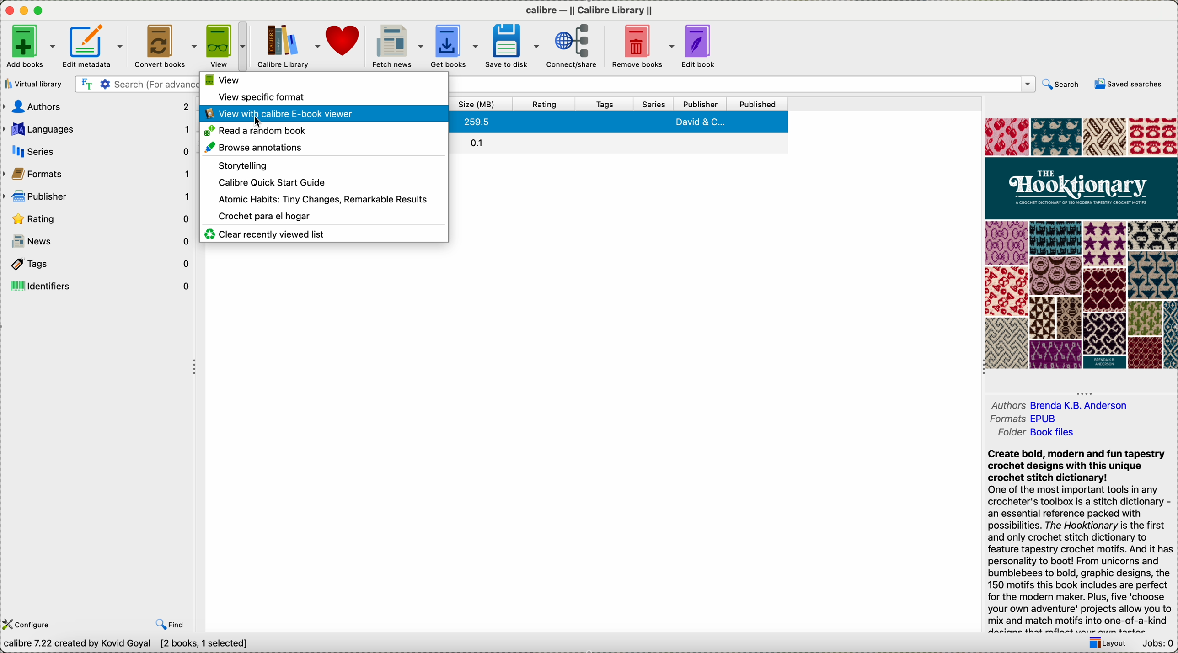 The height and width of the screenshot is (653, 1178). What do you see at coordinates (618, 122) in the screenshot?
I see `first book selected` at bounding box center [618, 122].